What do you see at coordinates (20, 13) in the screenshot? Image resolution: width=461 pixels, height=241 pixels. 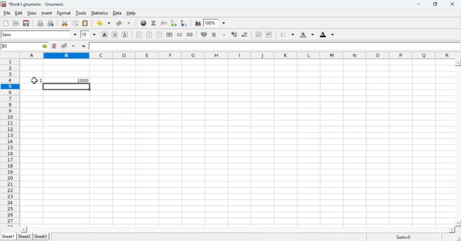 I see `Edit` at bounding box center [20, 13].